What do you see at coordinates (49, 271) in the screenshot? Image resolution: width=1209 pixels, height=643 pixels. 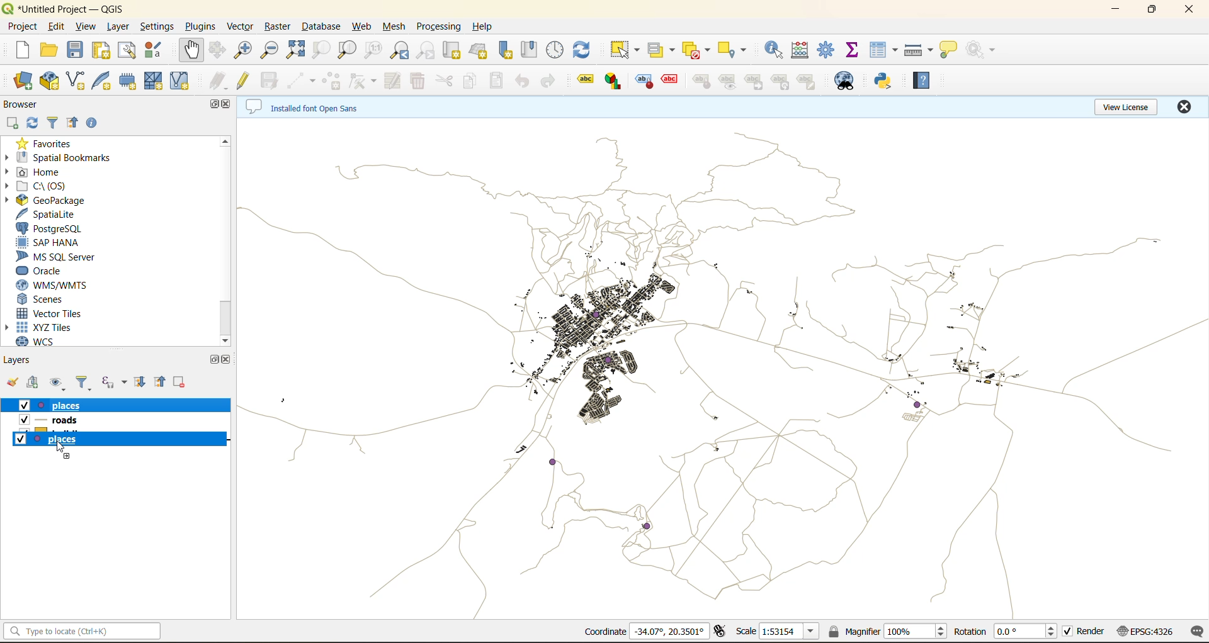 I see `oracle` at bounding box center [49, 271].